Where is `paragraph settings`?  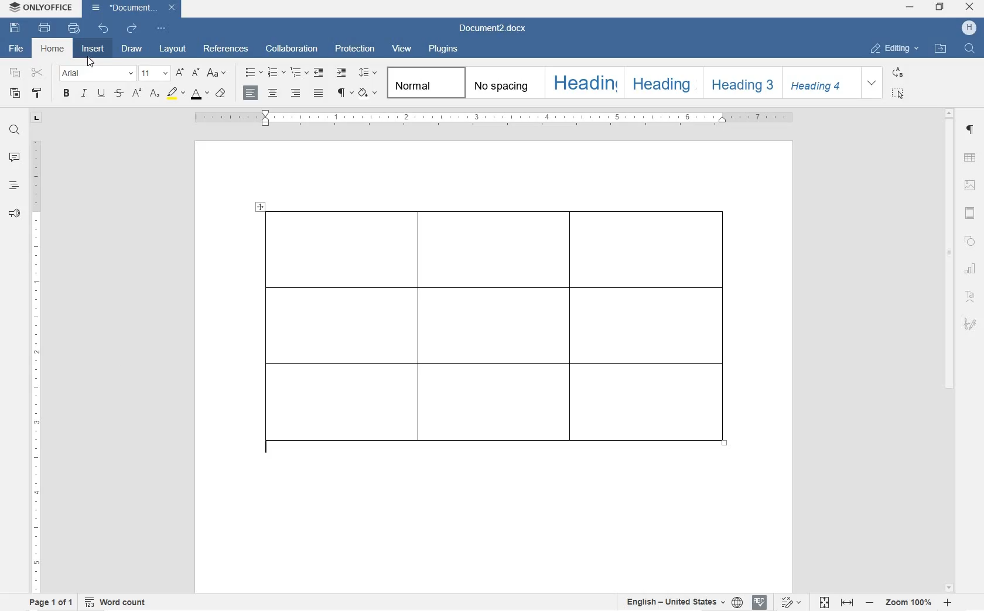 paragraph settings is located at coordinates (971, 130).